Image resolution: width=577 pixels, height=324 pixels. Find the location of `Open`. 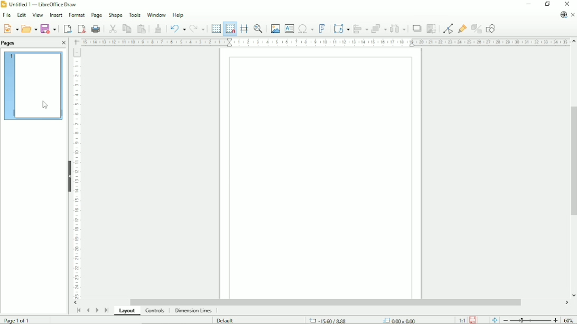

Open is located at coordinates (29, 28).